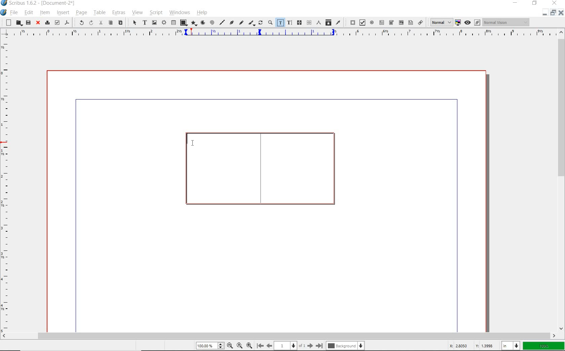 The image size is (565, 351). What do you see at coordinates (67, 23) in the screenshot?
I see `save as pdf` at bounding box center [67, 23].